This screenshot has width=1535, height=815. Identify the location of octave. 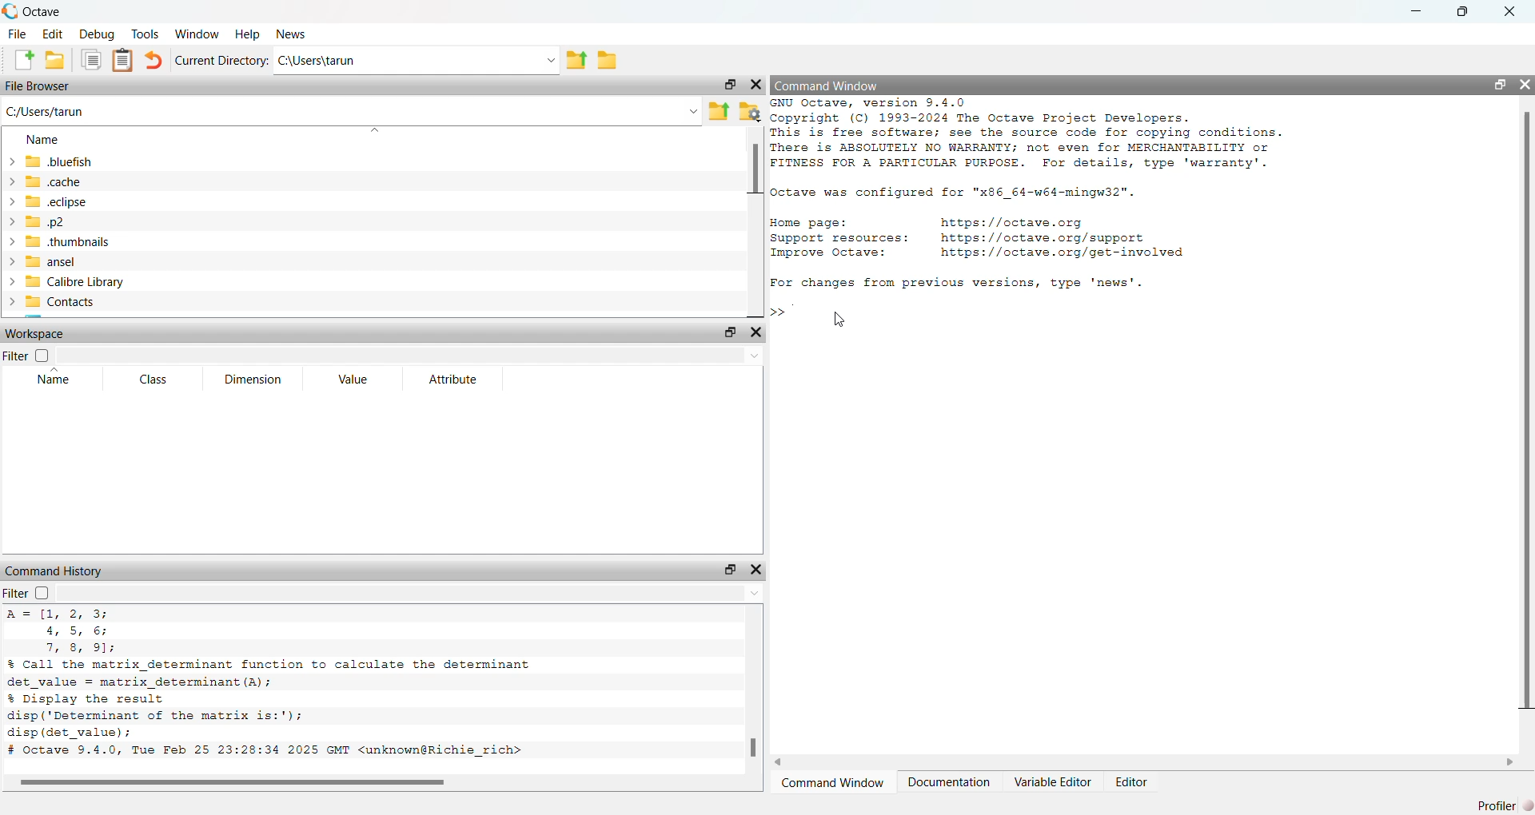
(32, 12).